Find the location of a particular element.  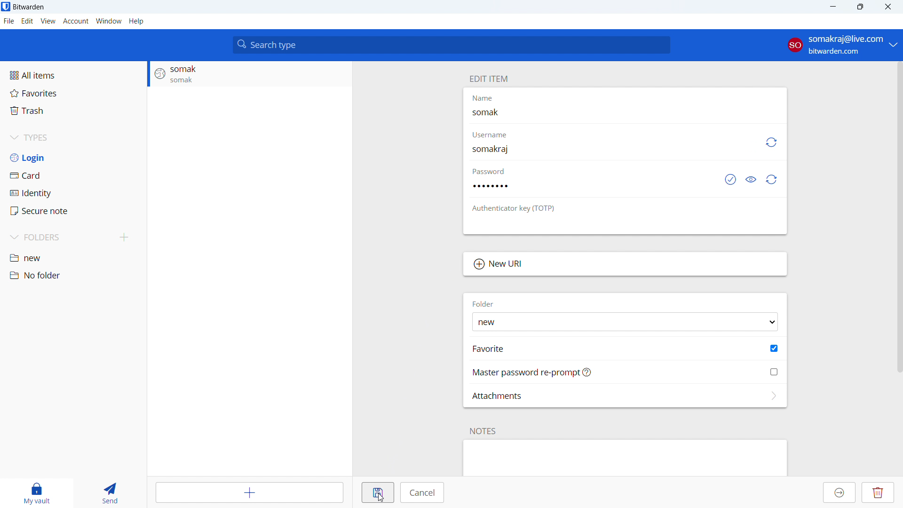

title is located at coordinates (29, 7).